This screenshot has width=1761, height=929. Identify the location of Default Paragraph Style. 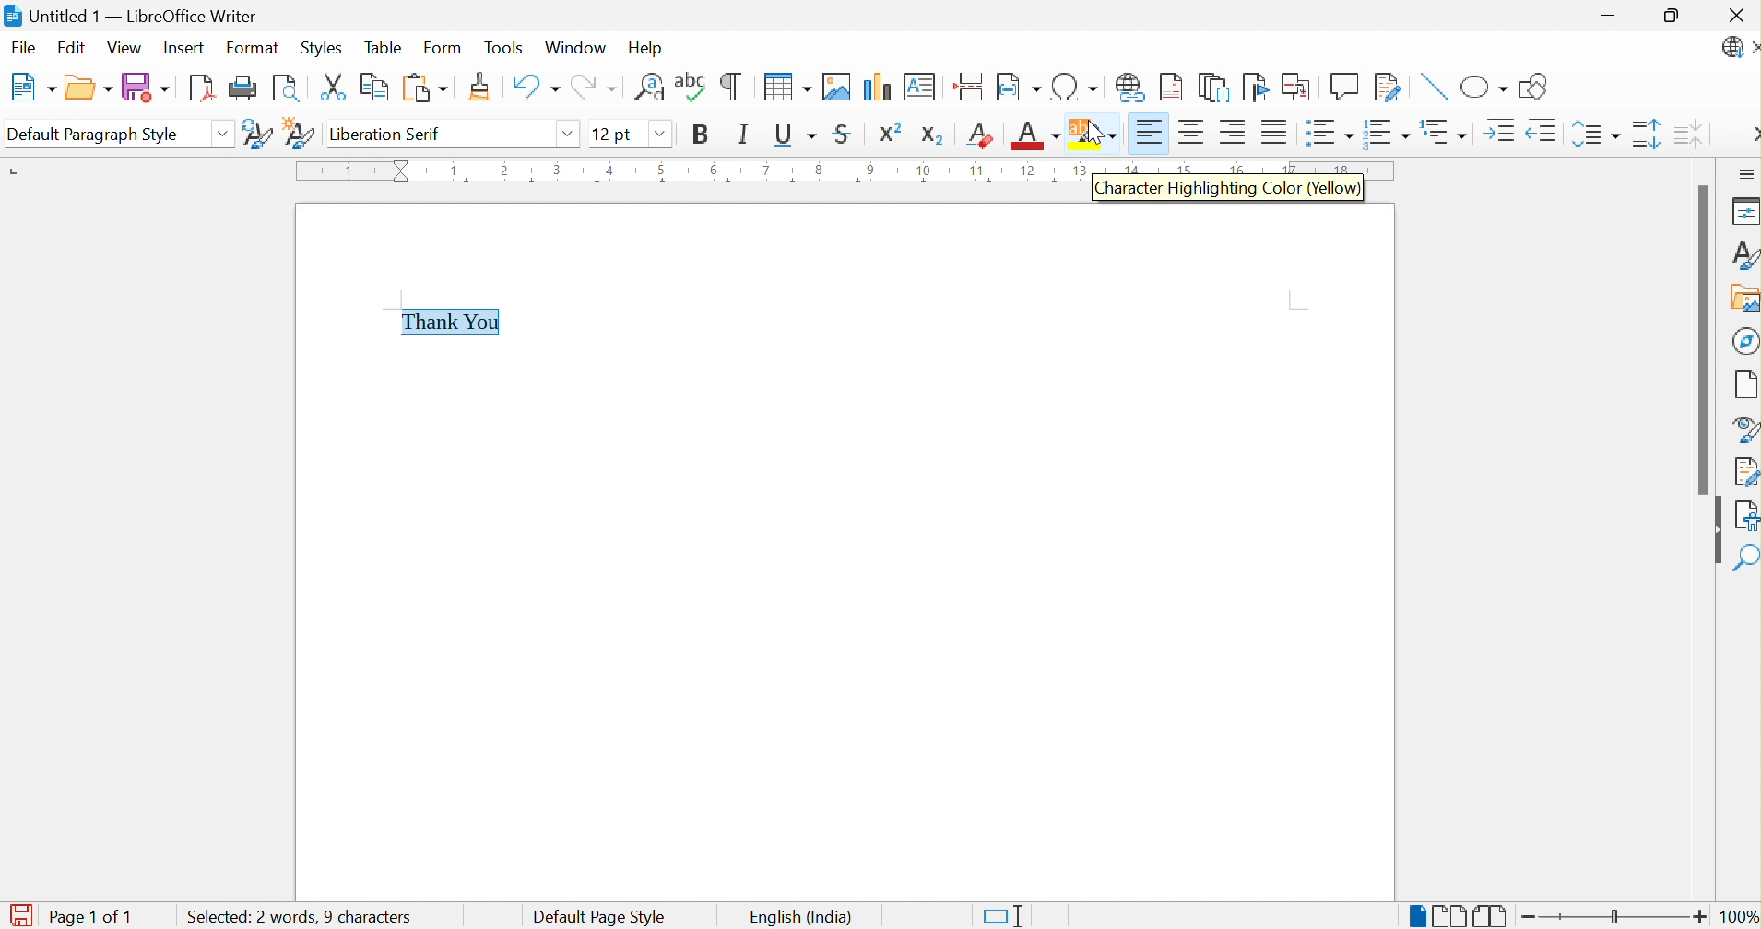
(93, 133).